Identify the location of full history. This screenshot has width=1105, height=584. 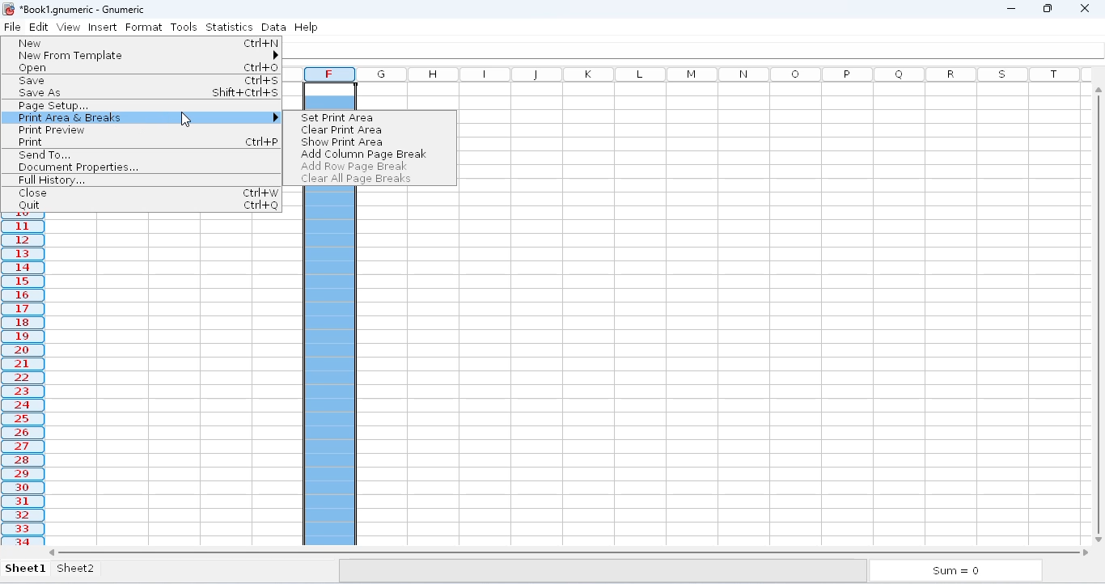
(52, 180).